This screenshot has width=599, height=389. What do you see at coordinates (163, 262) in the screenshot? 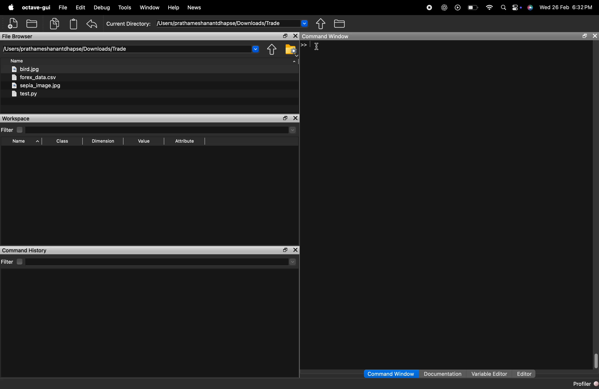
I see `select directory` at bounding box center [163, 262].